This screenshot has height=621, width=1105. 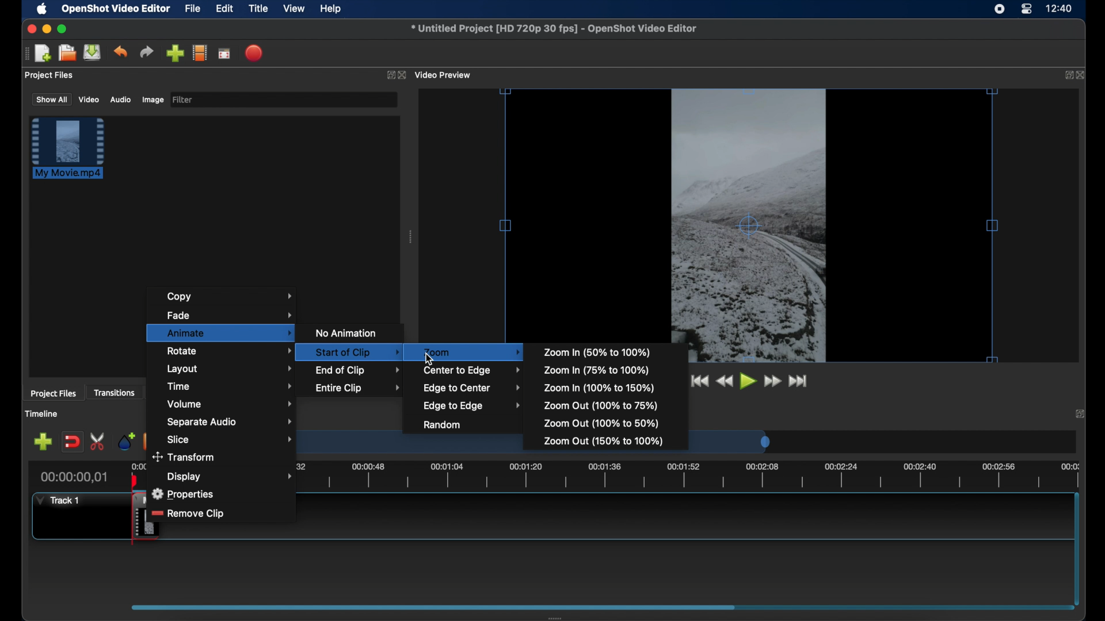 What do you see at coordinates (388, 76) in the screenshot?
I see `expand` at bounding box center [388, 76].